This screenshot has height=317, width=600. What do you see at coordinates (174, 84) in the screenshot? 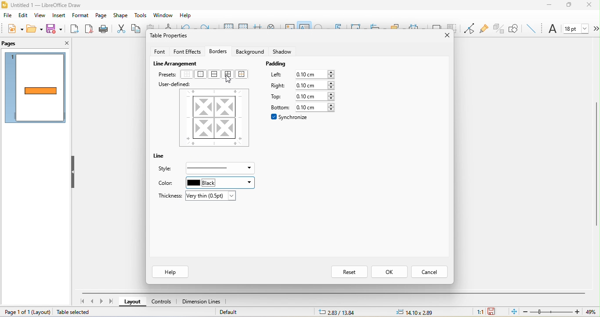
I see `User defined` at bounding box center [174, 84].